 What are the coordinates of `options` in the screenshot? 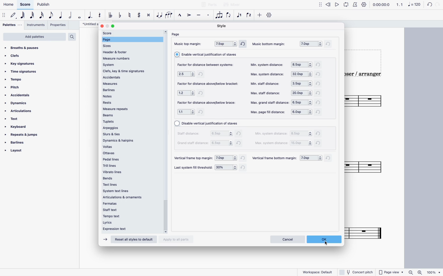 It's located at (186, 113).